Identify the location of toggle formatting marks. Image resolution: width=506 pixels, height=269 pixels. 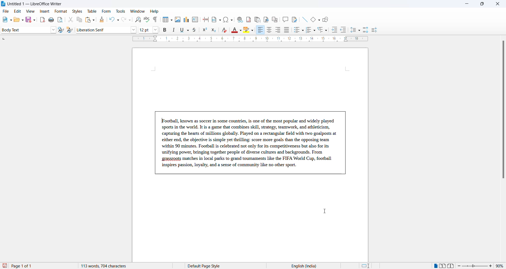
(155, 20).